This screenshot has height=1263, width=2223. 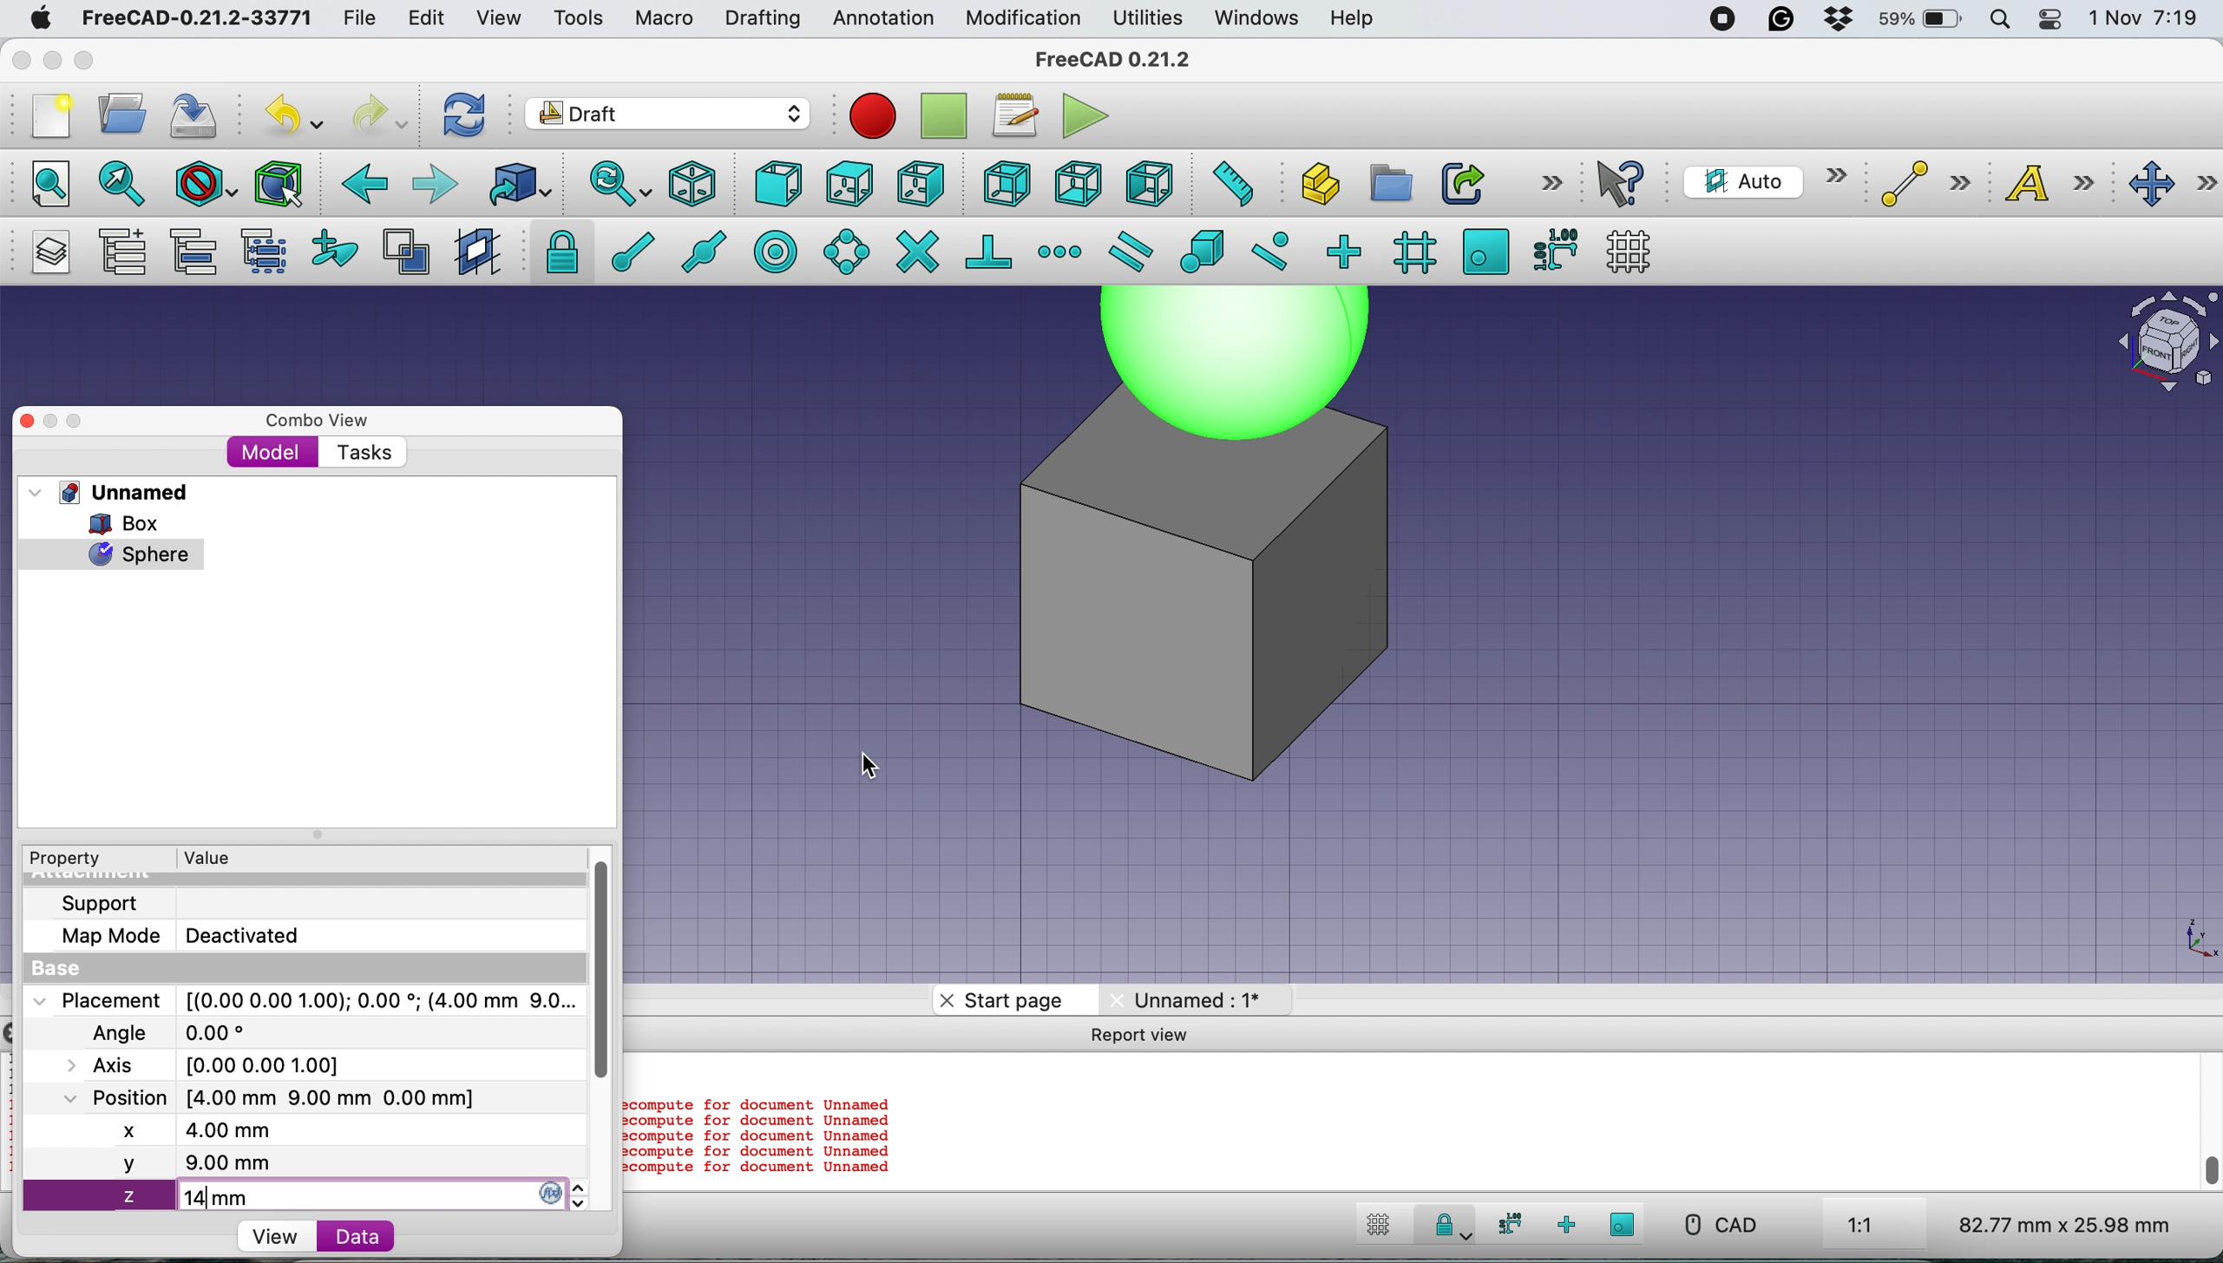 I want to click on snap working plane, so click(x=1485, y=250).